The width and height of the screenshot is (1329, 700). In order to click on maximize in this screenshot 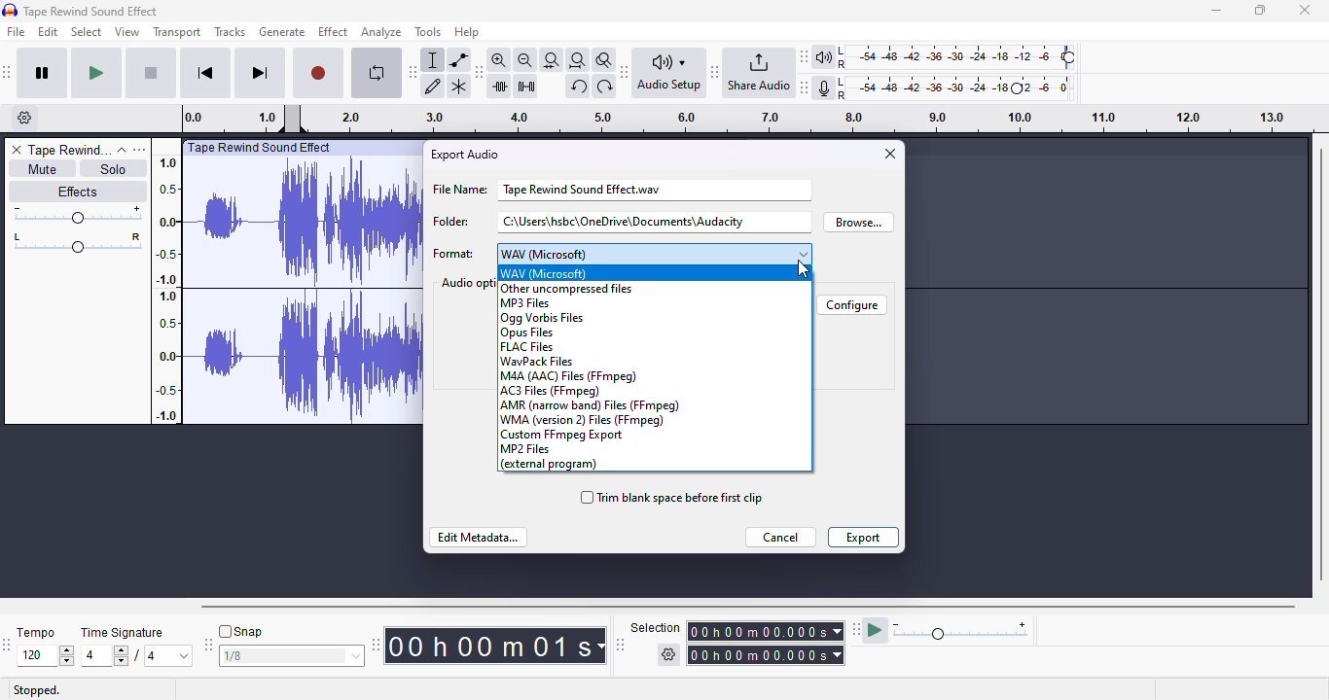, I will do `click(1262, 11)`.